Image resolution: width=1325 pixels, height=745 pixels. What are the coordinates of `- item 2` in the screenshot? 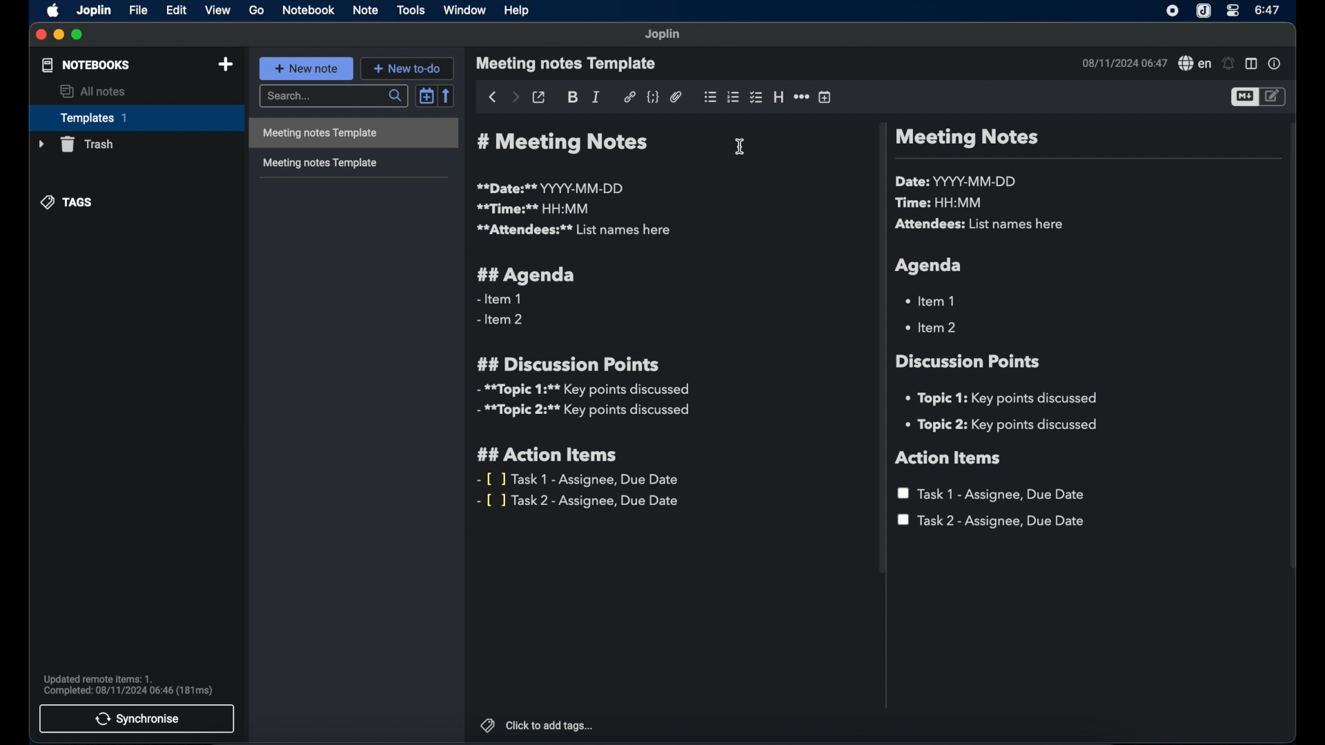 It's located at (501, 320).